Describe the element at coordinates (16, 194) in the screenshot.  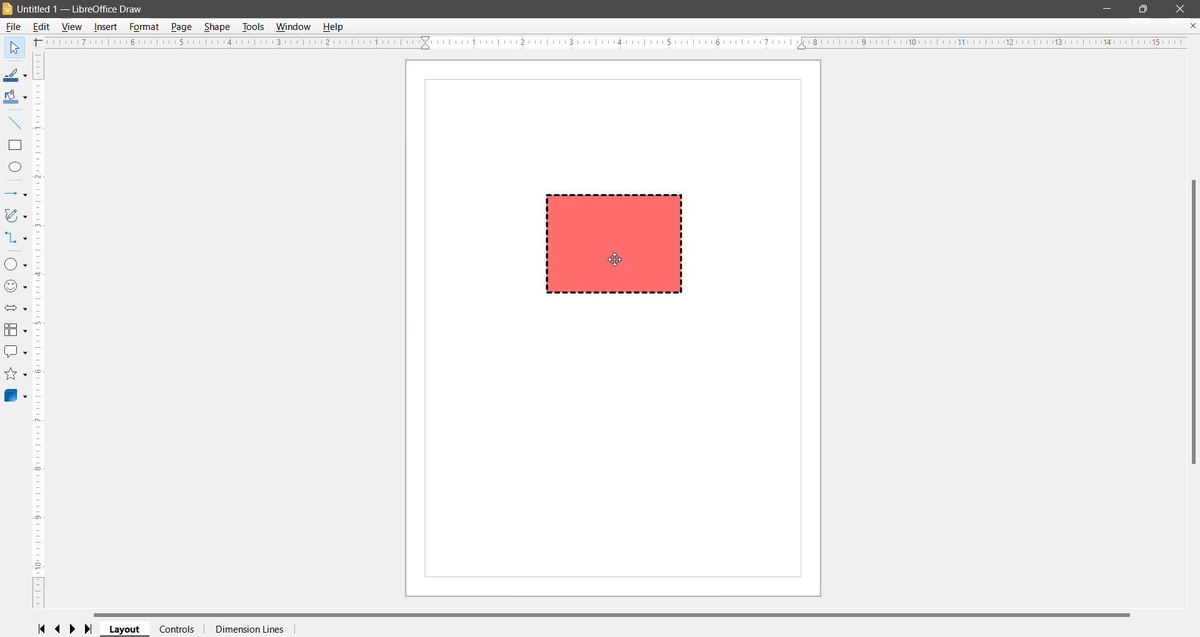
I see `Lines and Arrows` at that location.